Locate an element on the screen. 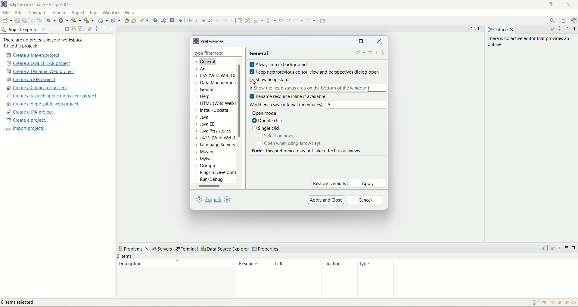 The image size is (578, 307). HTML is located at coordinates (216, 104).